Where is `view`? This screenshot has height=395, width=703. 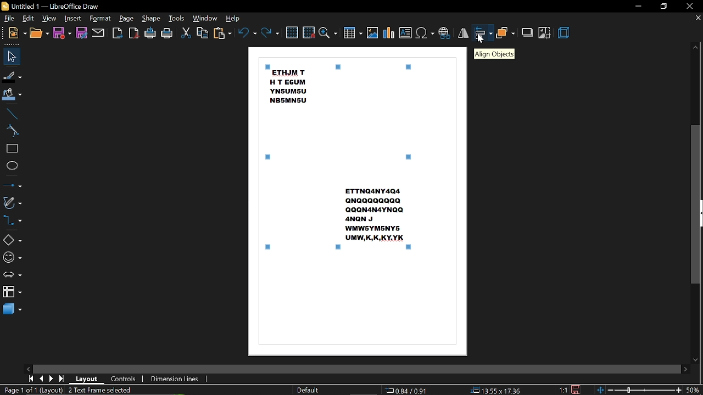 view is located at coordinates (49, 19).